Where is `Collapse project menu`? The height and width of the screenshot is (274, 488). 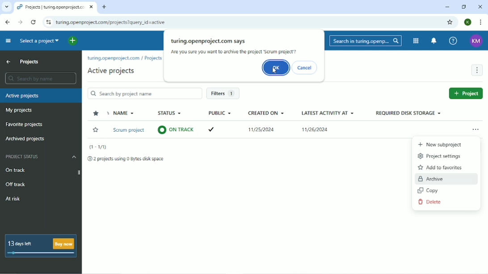
Collapse project menu is located at coordinates (8, 41).